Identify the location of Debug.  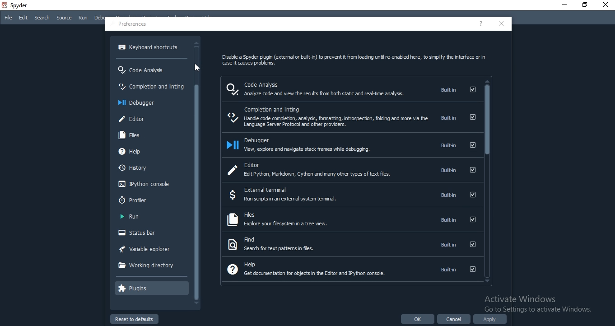
(102, 18).